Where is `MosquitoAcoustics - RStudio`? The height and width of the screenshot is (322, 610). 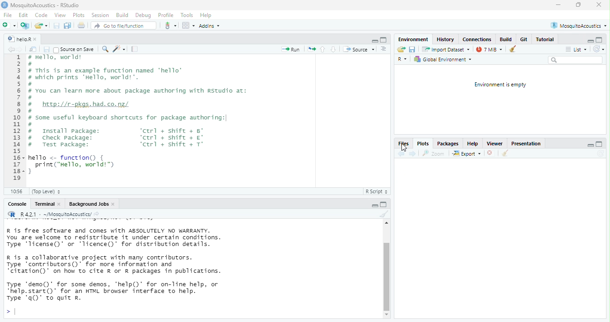
MosquitoAcoustics - RStudio is located at coordinates (46, 5).